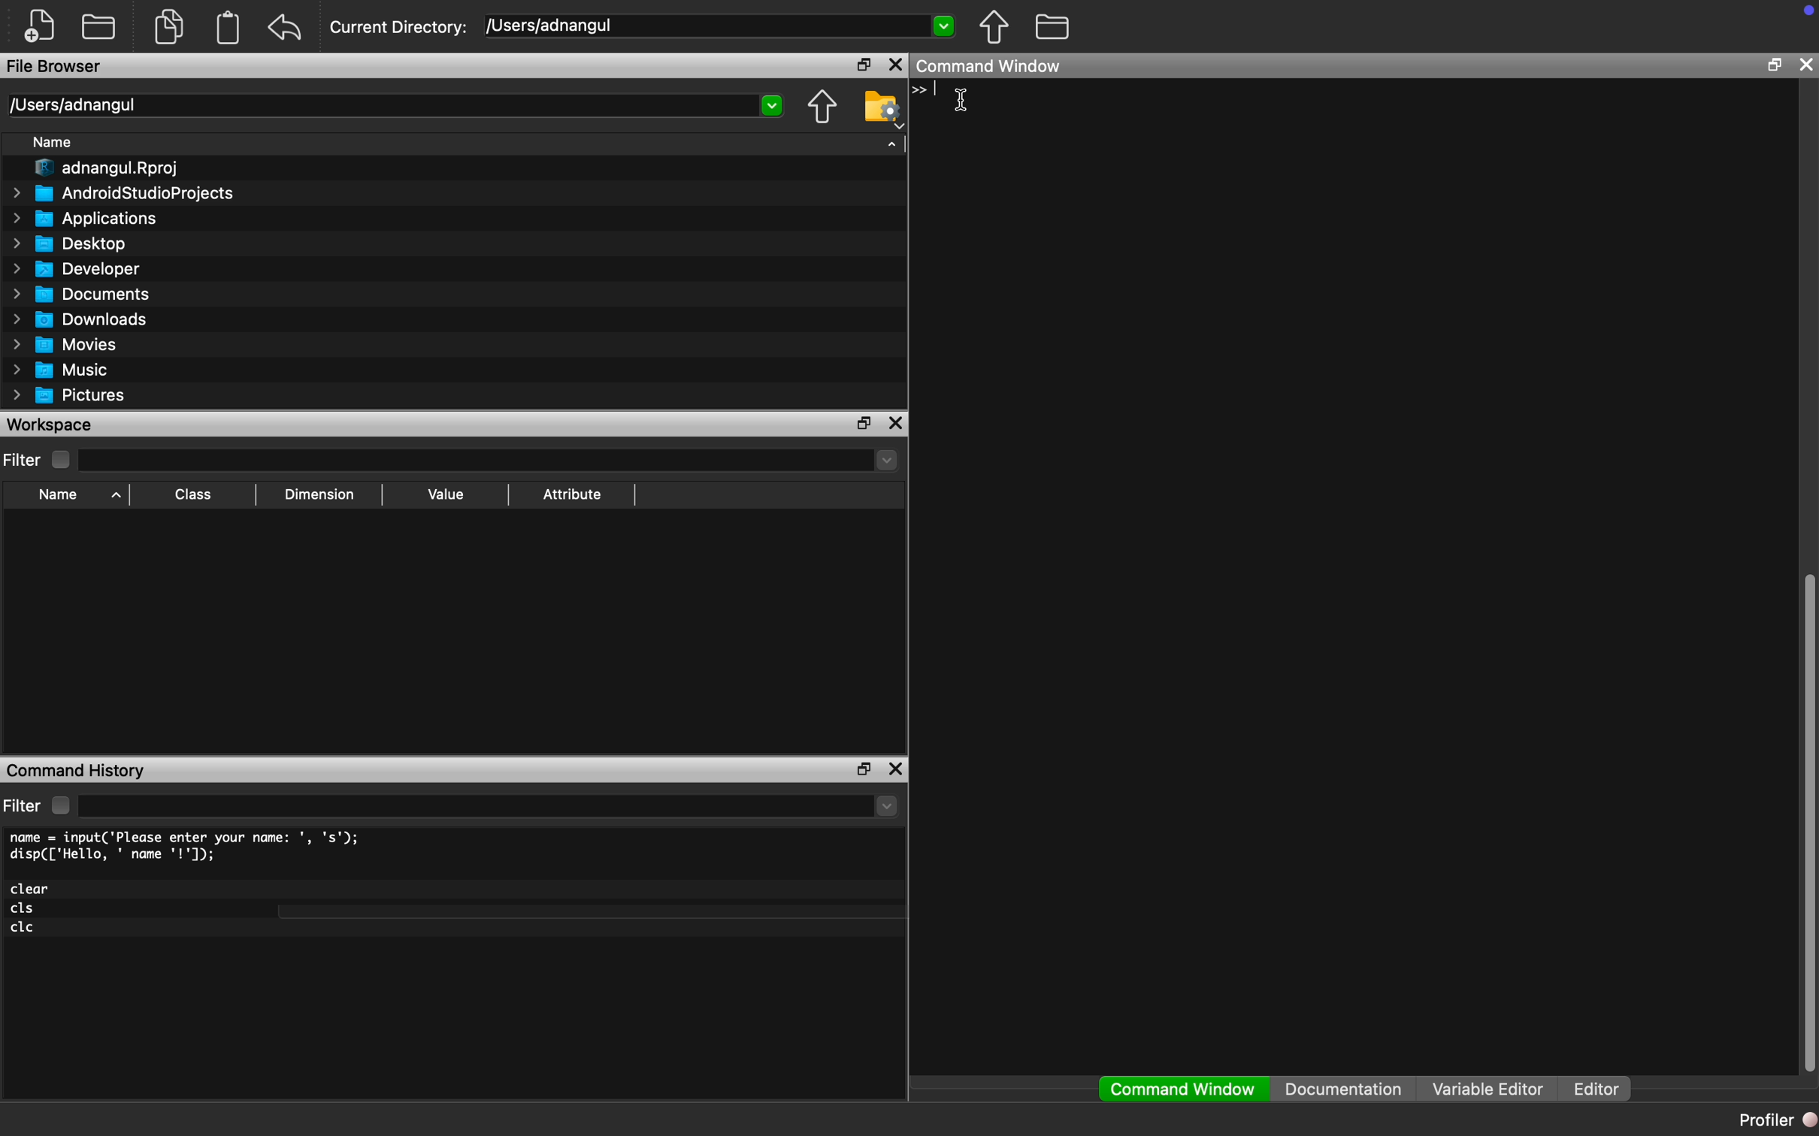 The height and width of the screenshot is (1136, 1819). Describe the element at coordinates (109, 168) in the screenshot. I see `adnangul.Rproj` at that location.